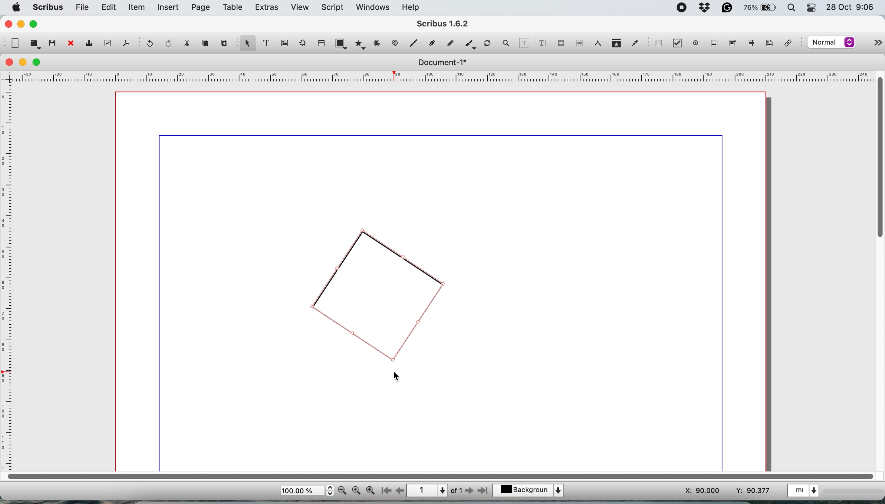  Describe the element at coordinates (304, 45) in the screenshot. I see `render frame` at that location.